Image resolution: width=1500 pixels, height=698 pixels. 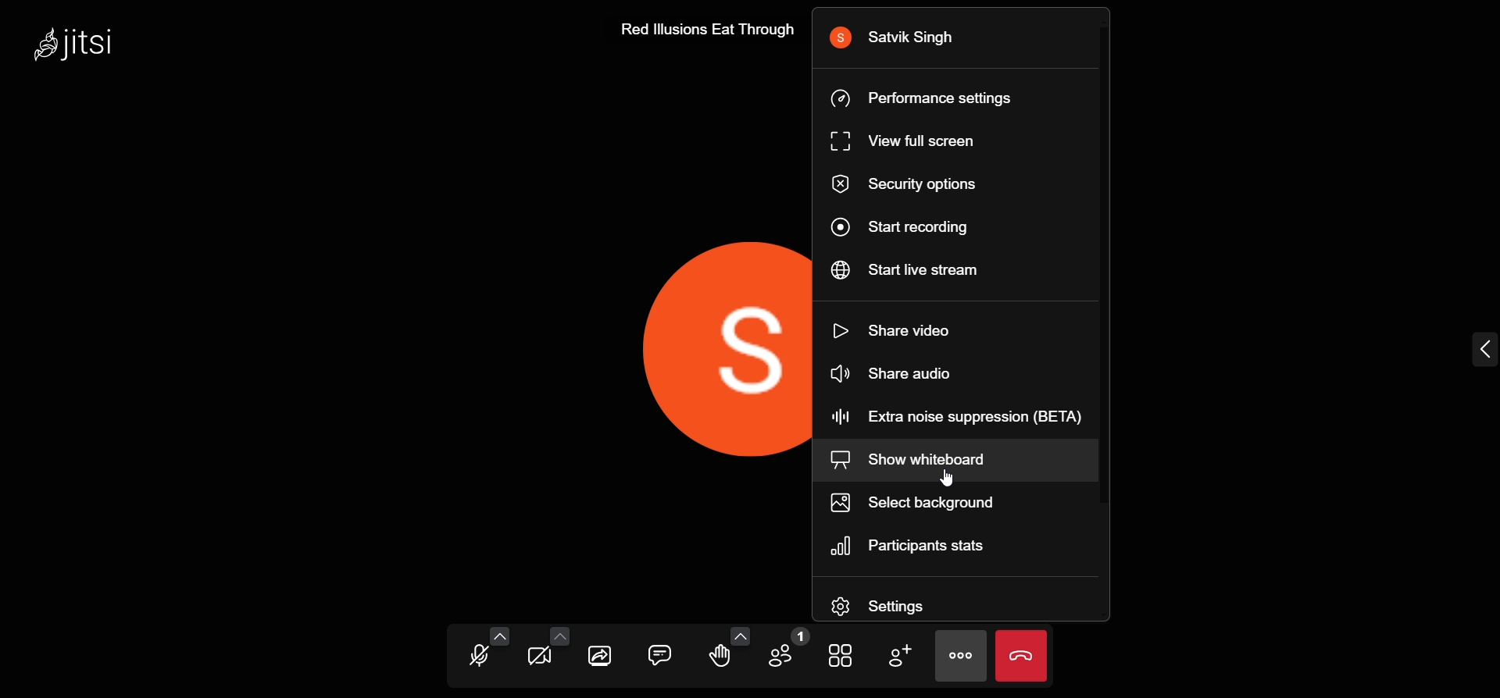 I want to click on chat, so click(x=660, y=653).